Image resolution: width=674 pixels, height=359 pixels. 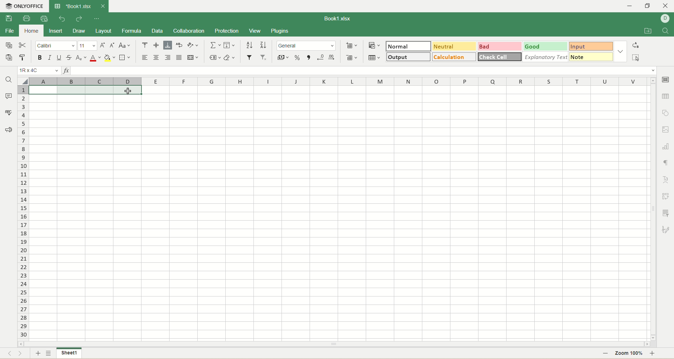 What do you see at coordinates (37, 354) in the screenshot?
I see `new sheet` at bounding box center [37, 354].